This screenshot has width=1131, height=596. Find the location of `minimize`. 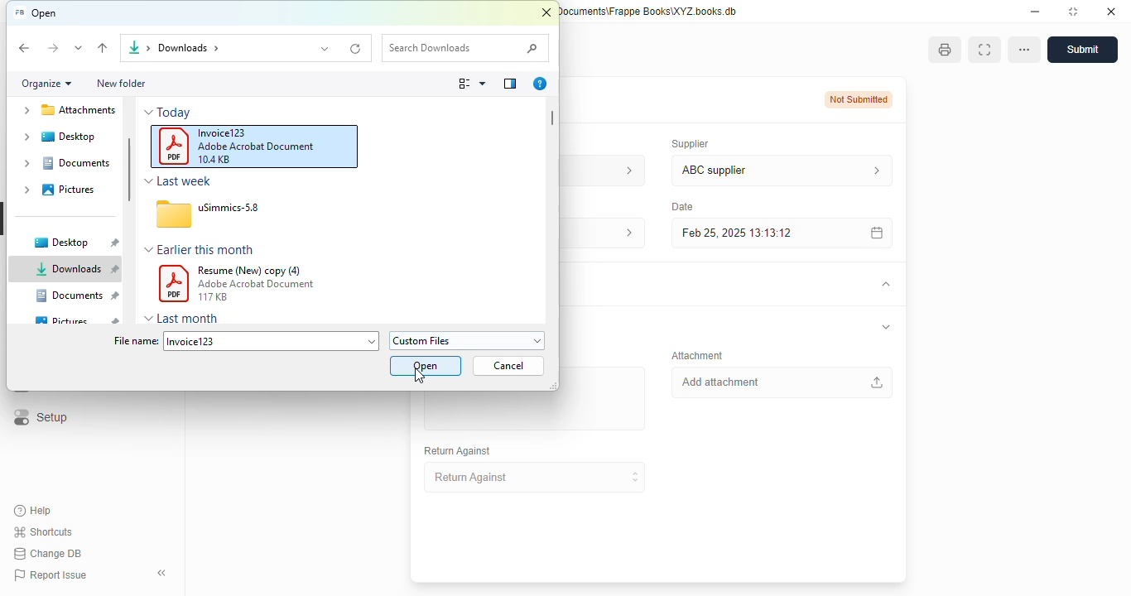

minimize is located at coordinates (1035, 11).